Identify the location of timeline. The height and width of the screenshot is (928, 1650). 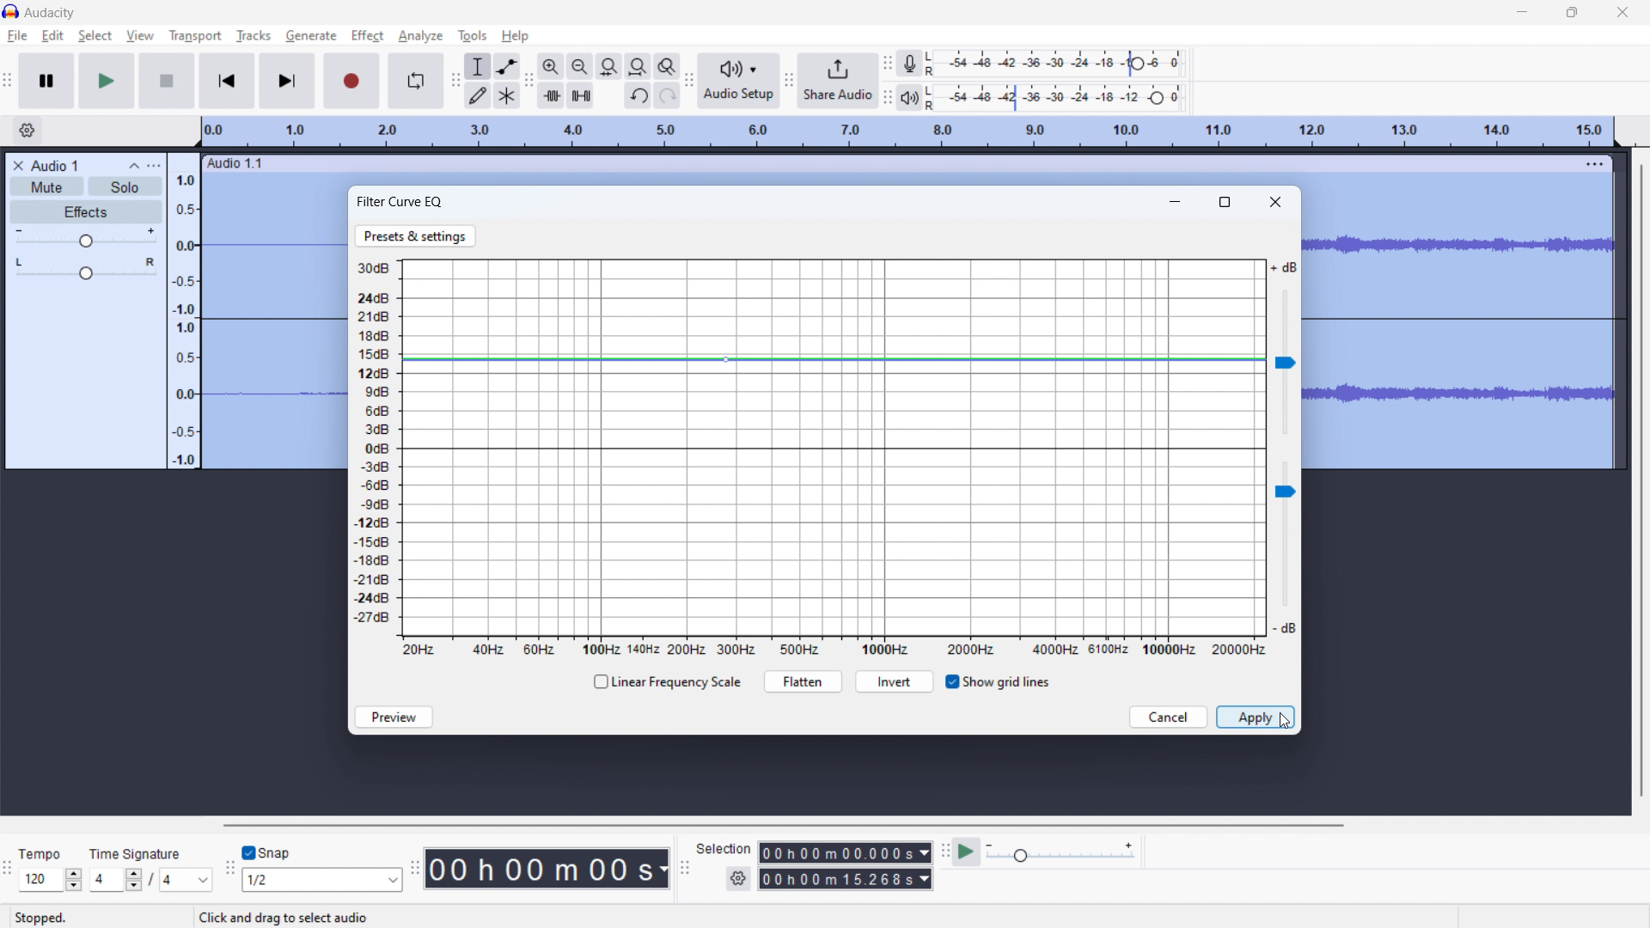
(910, 132).